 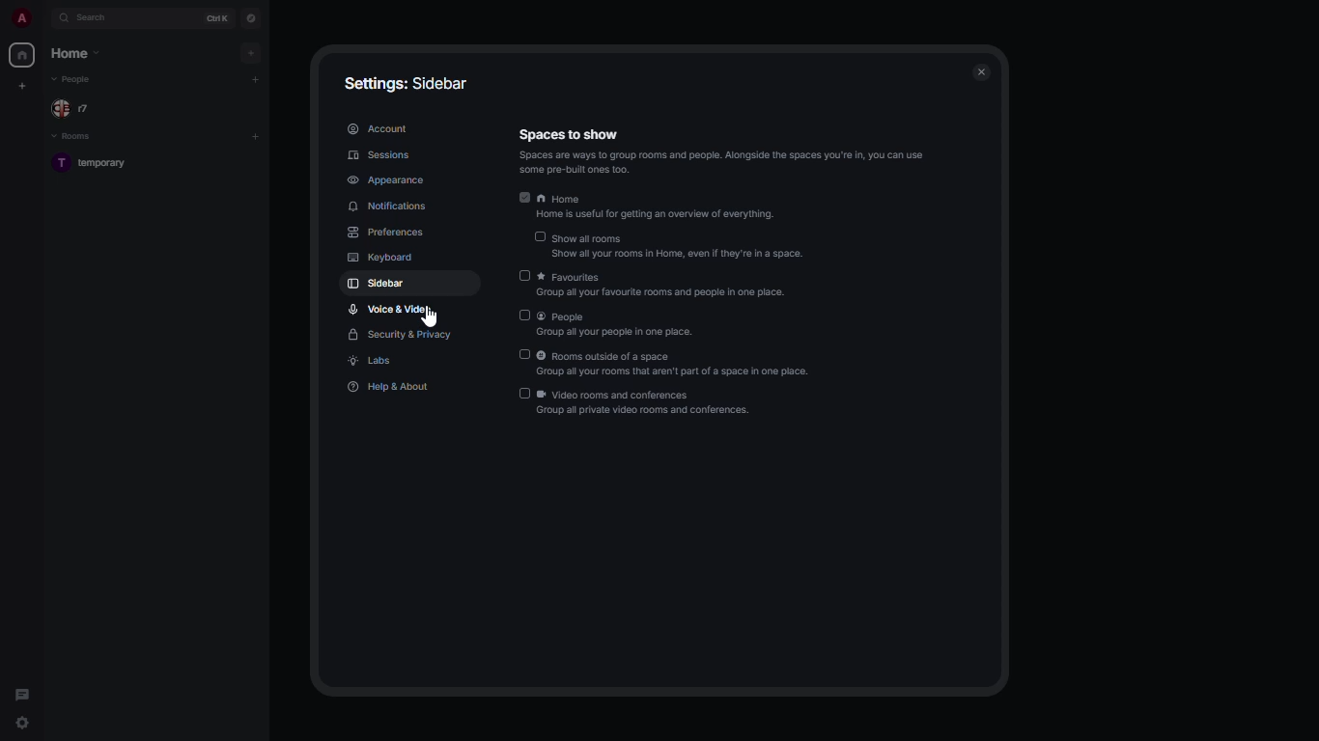 What do you see at coordinates (73, 108) in the screenshot?
I see `people` at bounding box center [73, 108].